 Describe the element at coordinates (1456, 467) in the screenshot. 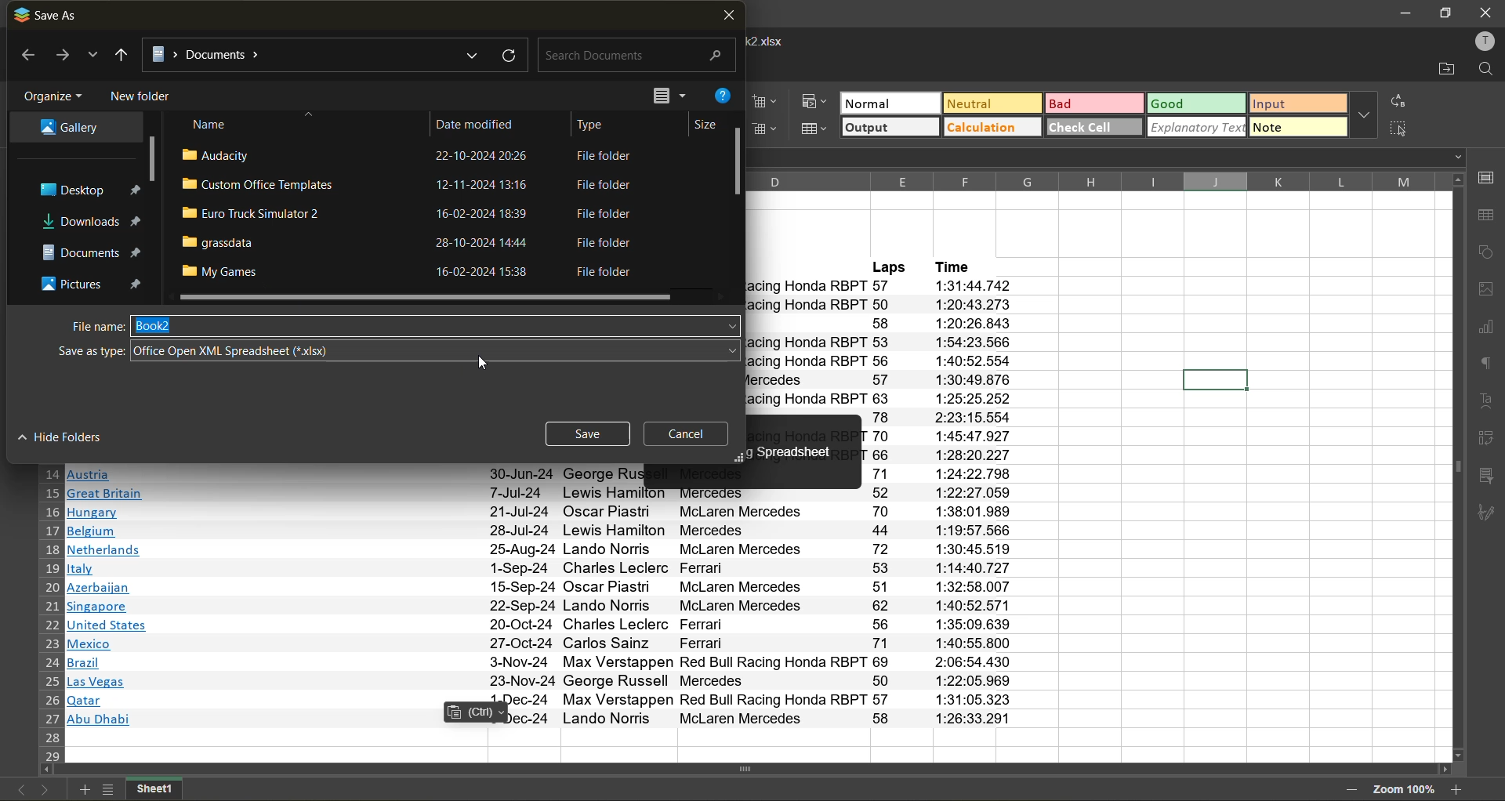

I see `vertical scrollbar` at that location.